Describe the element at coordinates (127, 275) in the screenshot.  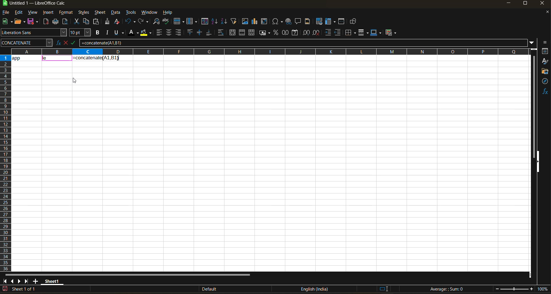
I see `horizontal scroll bar` at that location.